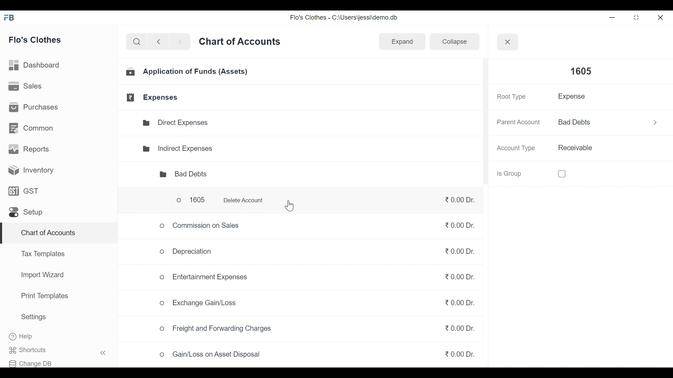 This screenshot has height=378, width=673. I want to click on Sales, so click(26, 87).